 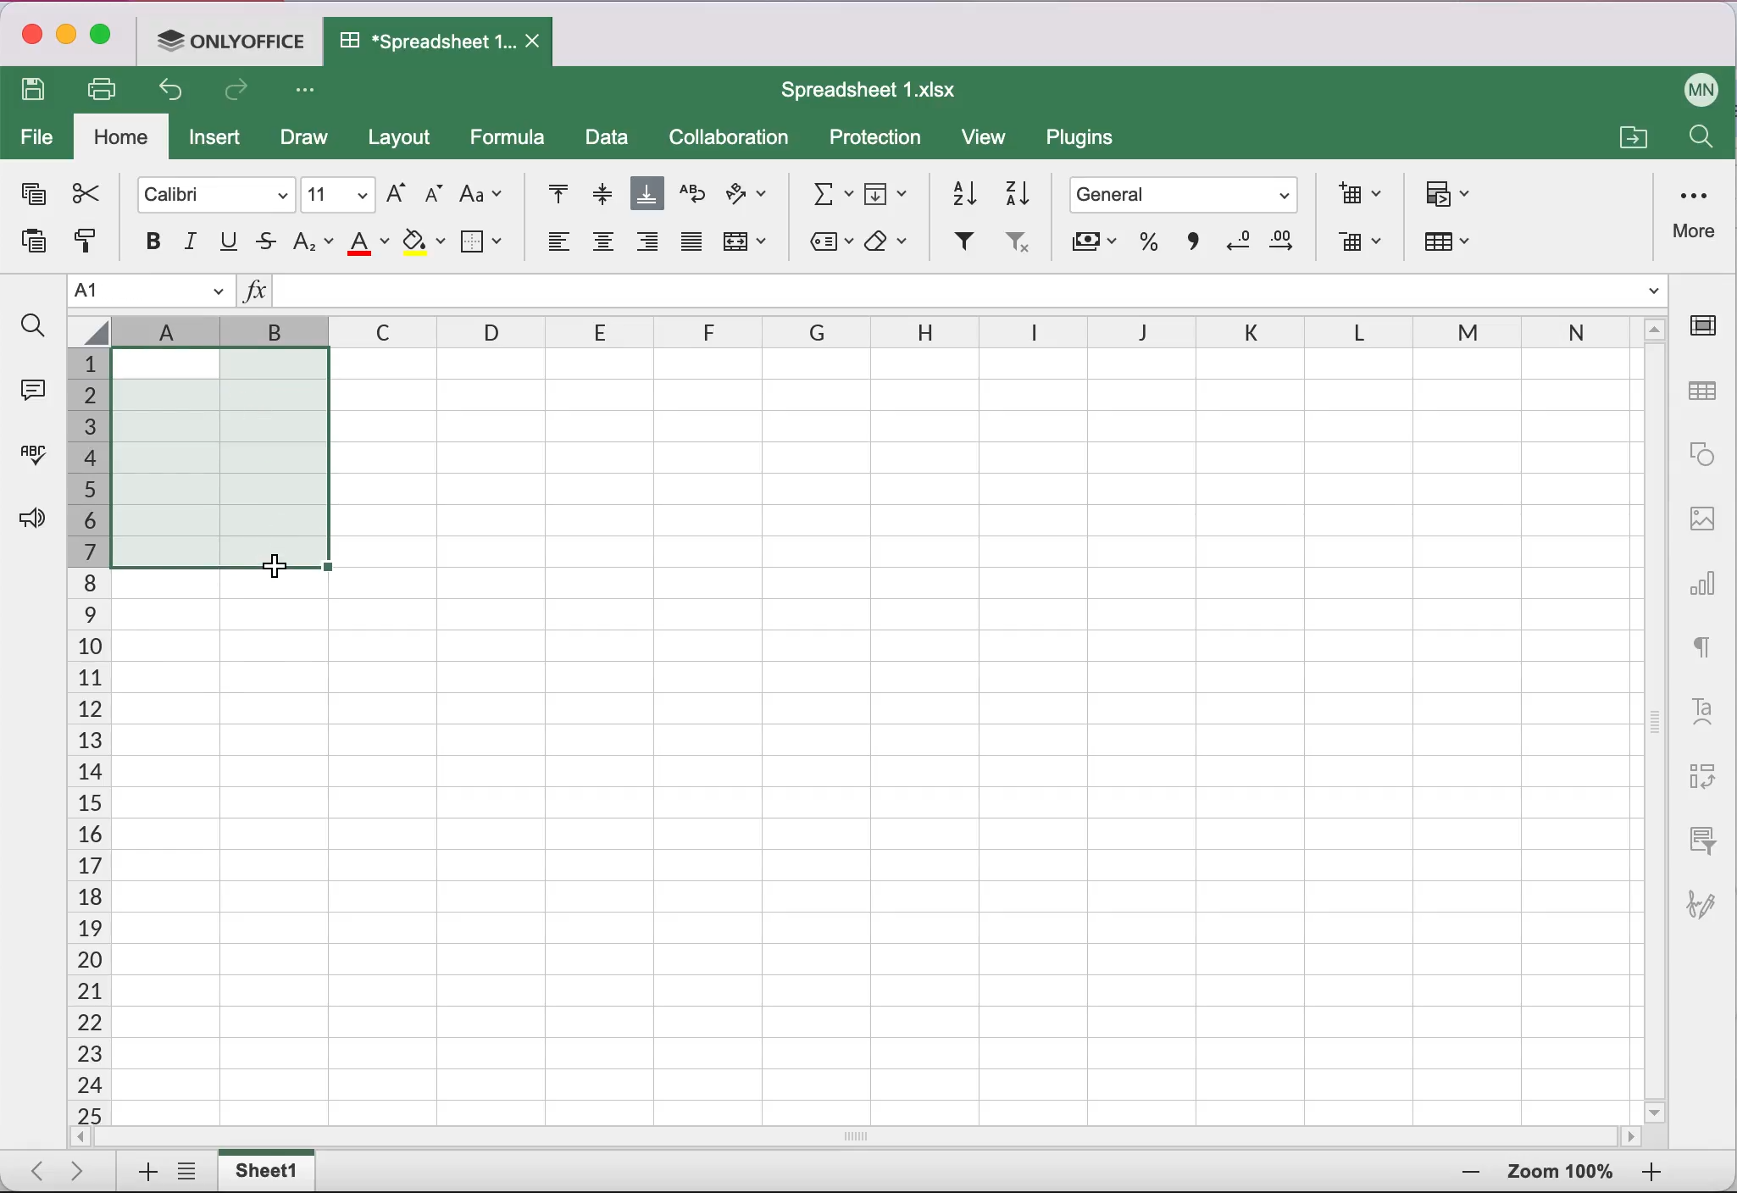 I want to click on align right, so click(x=648, y=247).